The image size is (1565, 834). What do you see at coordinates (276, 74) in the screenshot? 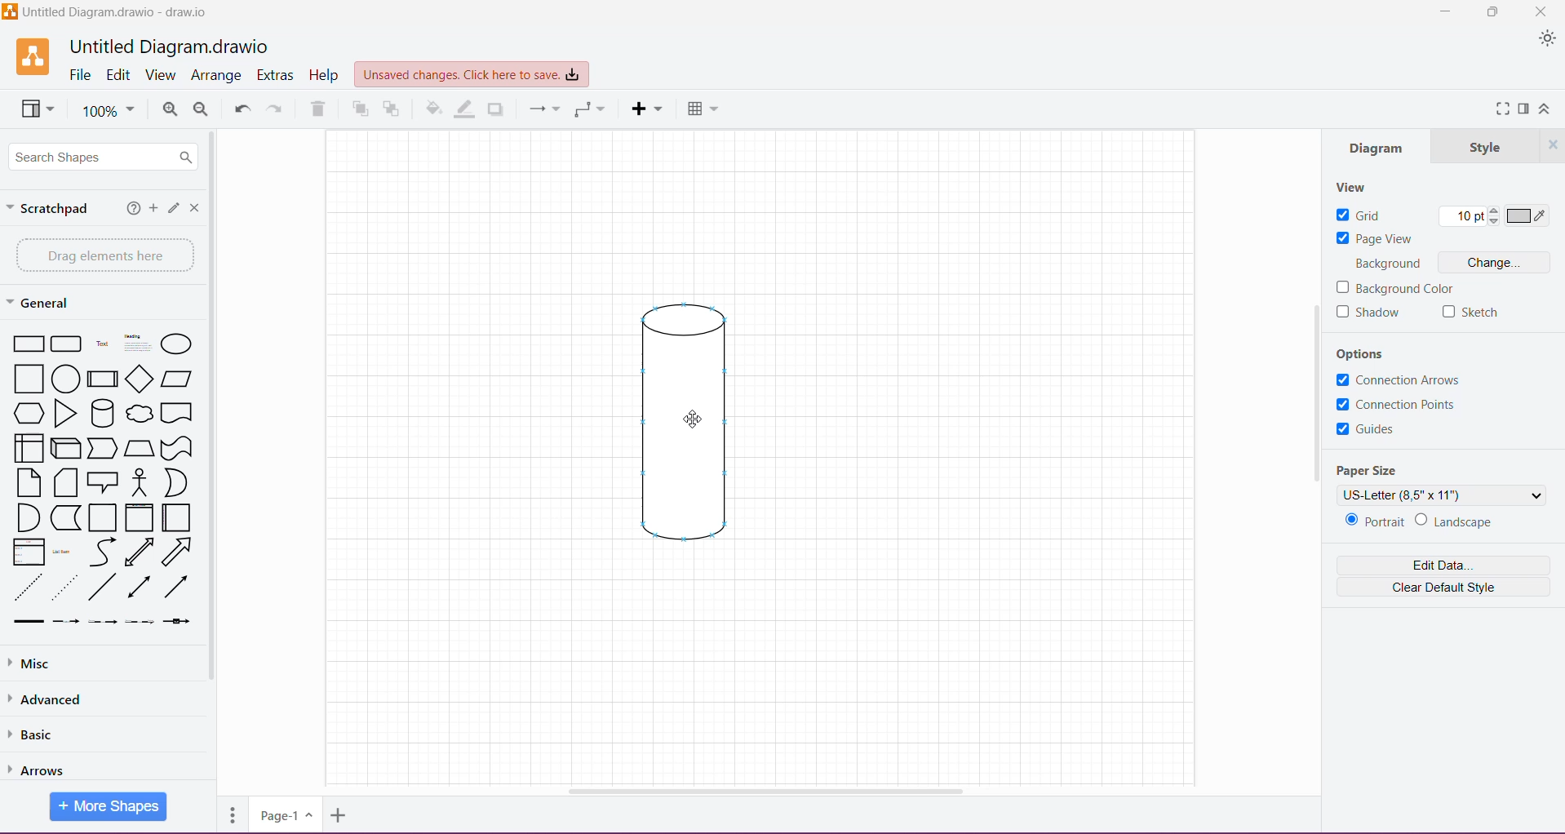
I see `Extras` at bounding box center [276, 74].